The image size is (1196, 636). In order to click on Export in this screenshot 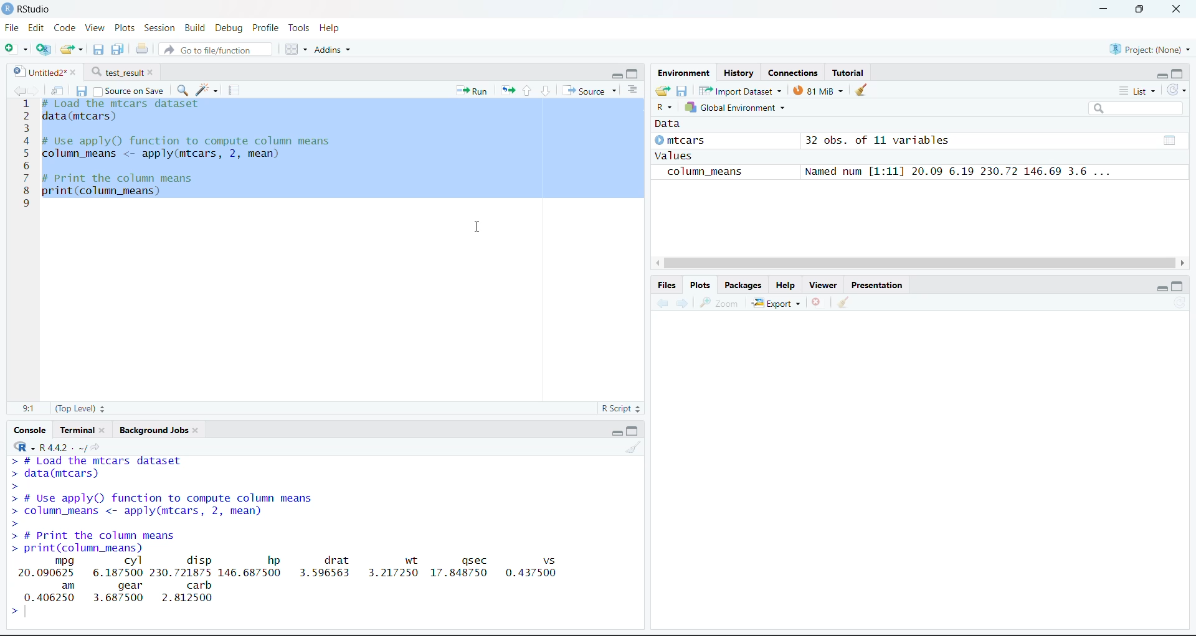, I will do `click(778, 301)`.